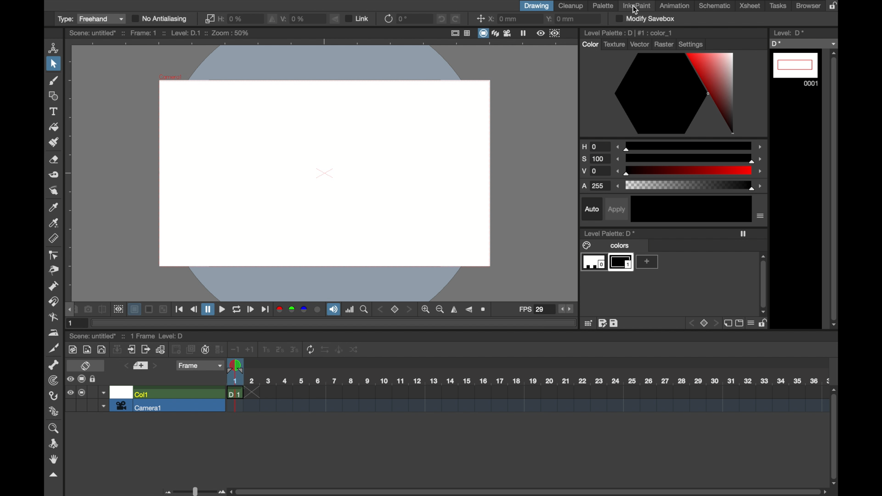 The height and width of the screenshot is (496, 882). Describe the element at coordinates (140, 366) in the screenshot. I see `set` at that location.